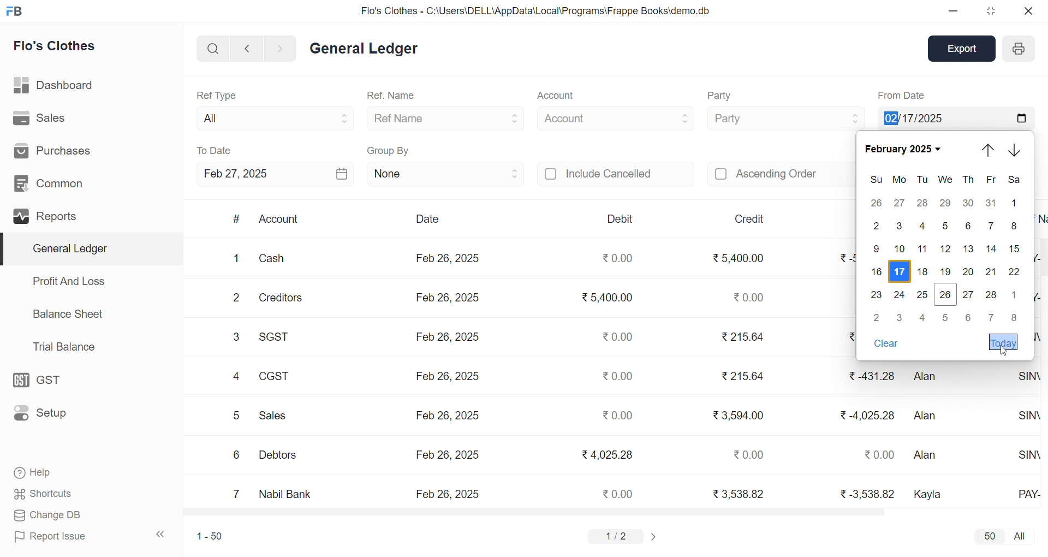 This screenshot has width=1048, height=557. Describe the element at coordinates (389, 149) in the screenshot. I see `Group By` at that location.